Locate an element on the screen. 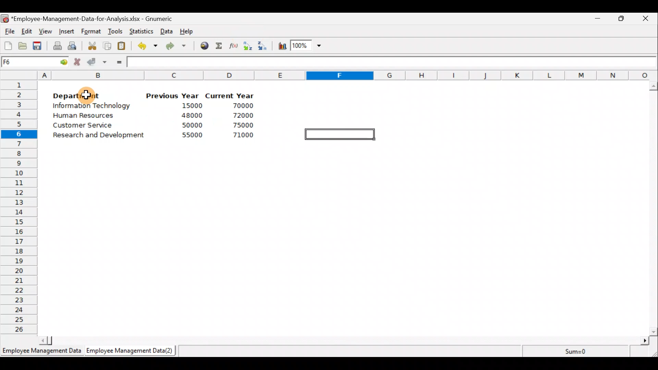 The height and width of the screenshot is (370, 658). Save the current workbook is located at coordinates (39, 47).